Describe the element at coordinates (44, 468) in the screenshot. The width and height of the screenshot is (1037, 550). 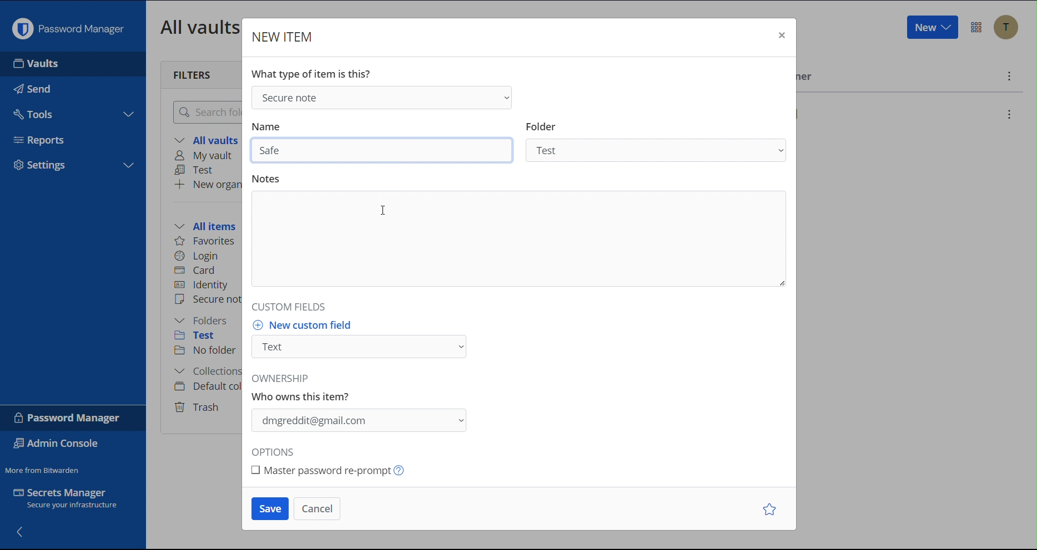
I see `More from Bitwarden` at that location.